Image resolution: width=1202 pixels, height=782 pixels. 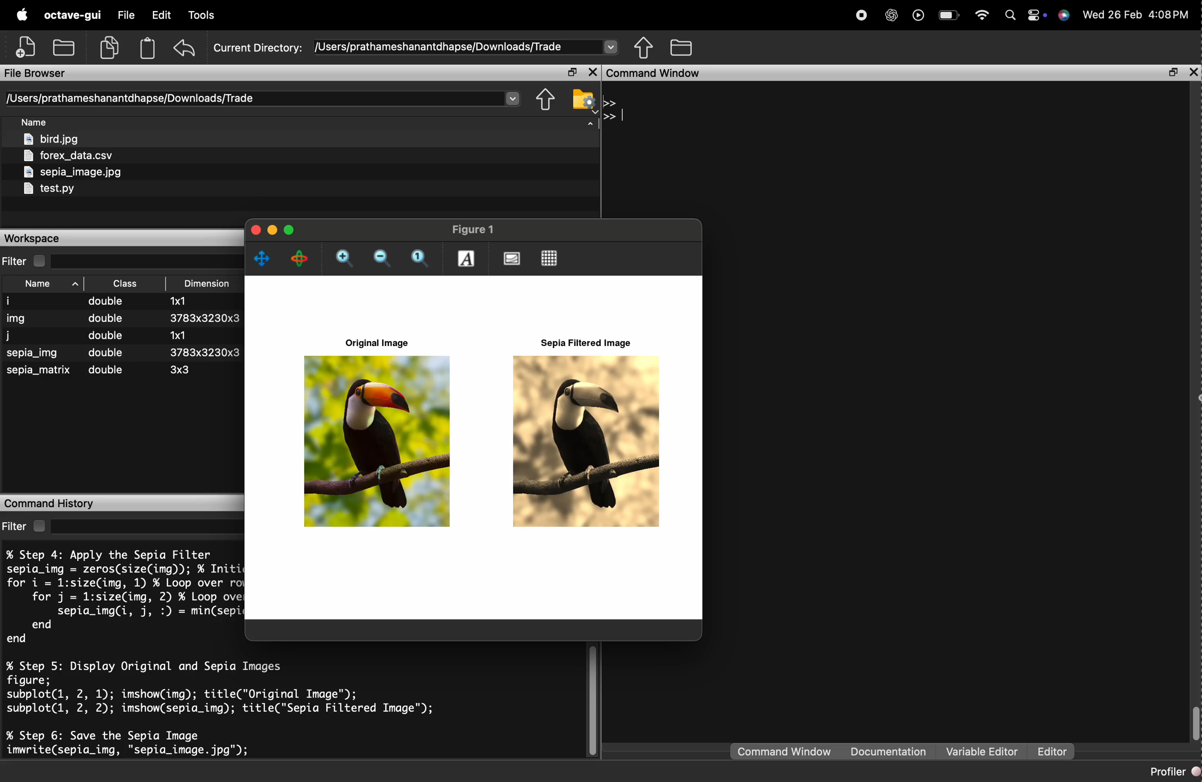 What do you see at coordinates (982, 16) in the screenshot?
I see `wifi` at bounding box center [982, 16].